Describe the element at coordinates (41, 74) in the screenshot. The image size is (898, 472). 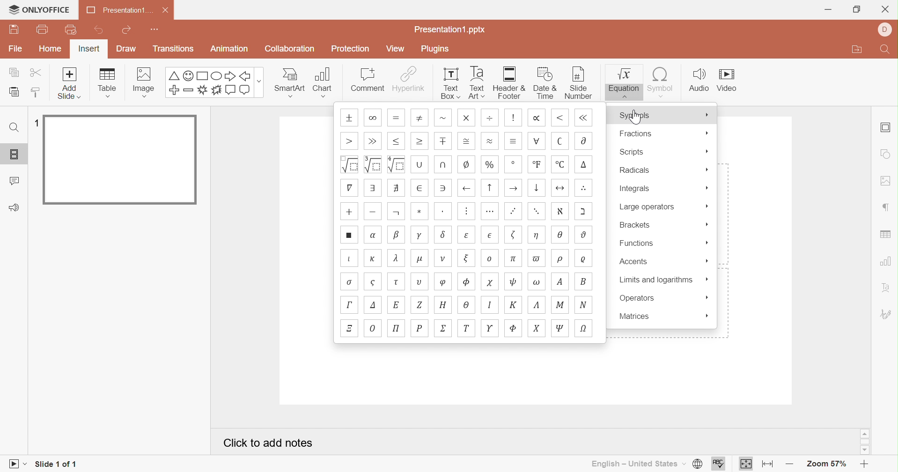
I see `Cut` at that location.